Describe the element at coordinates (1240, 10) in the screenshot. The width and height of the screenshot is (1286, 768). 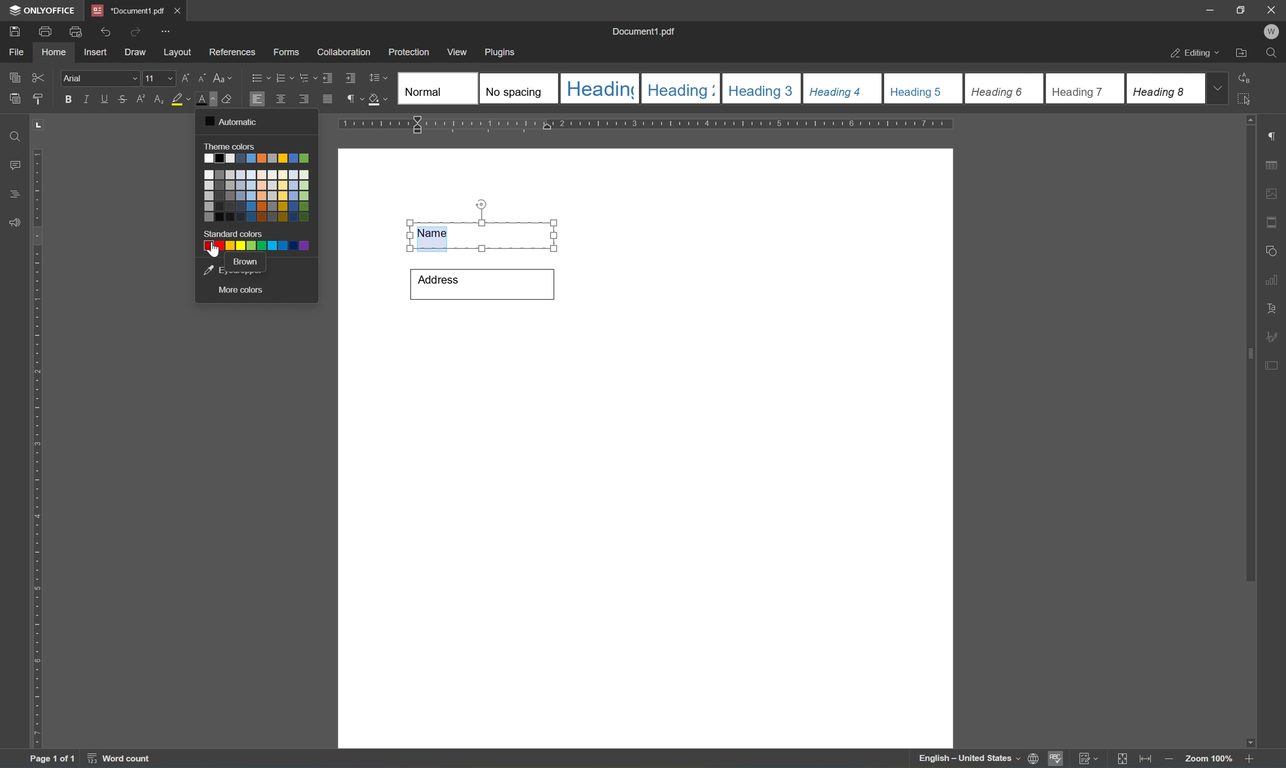
I see `restore down` at that location.